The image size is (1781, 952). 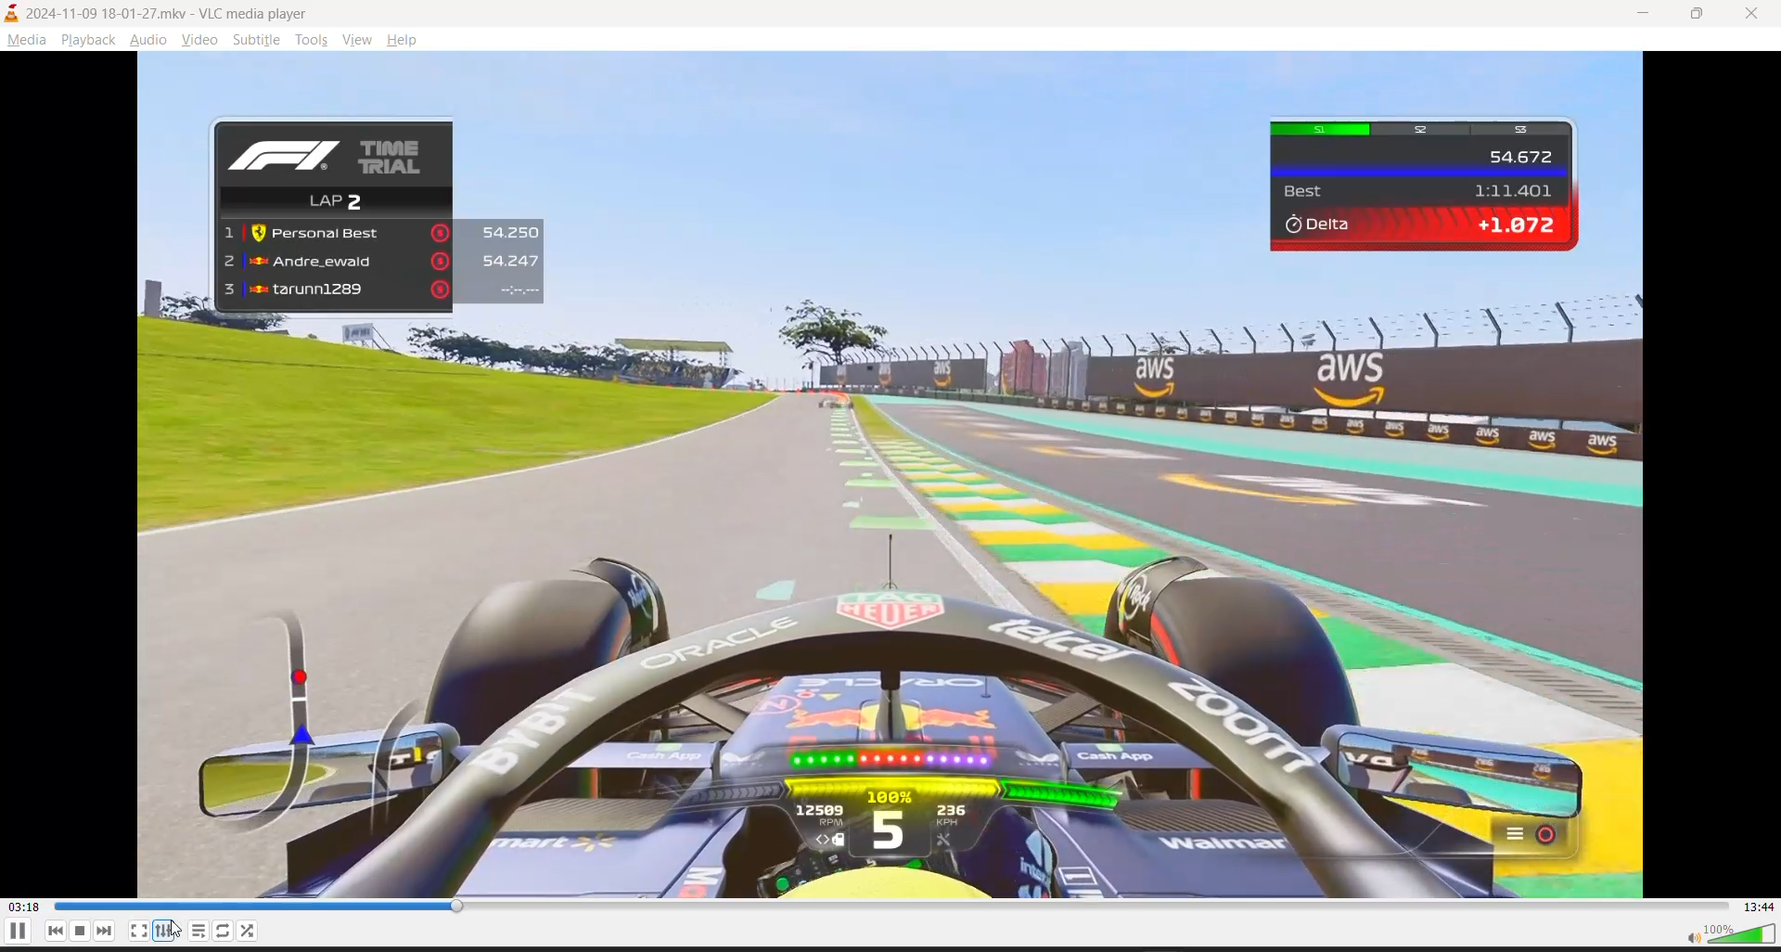 What do you see at coordinates (23, 39) in the screenshot?
I see `media` at bounding box center [23, 39].